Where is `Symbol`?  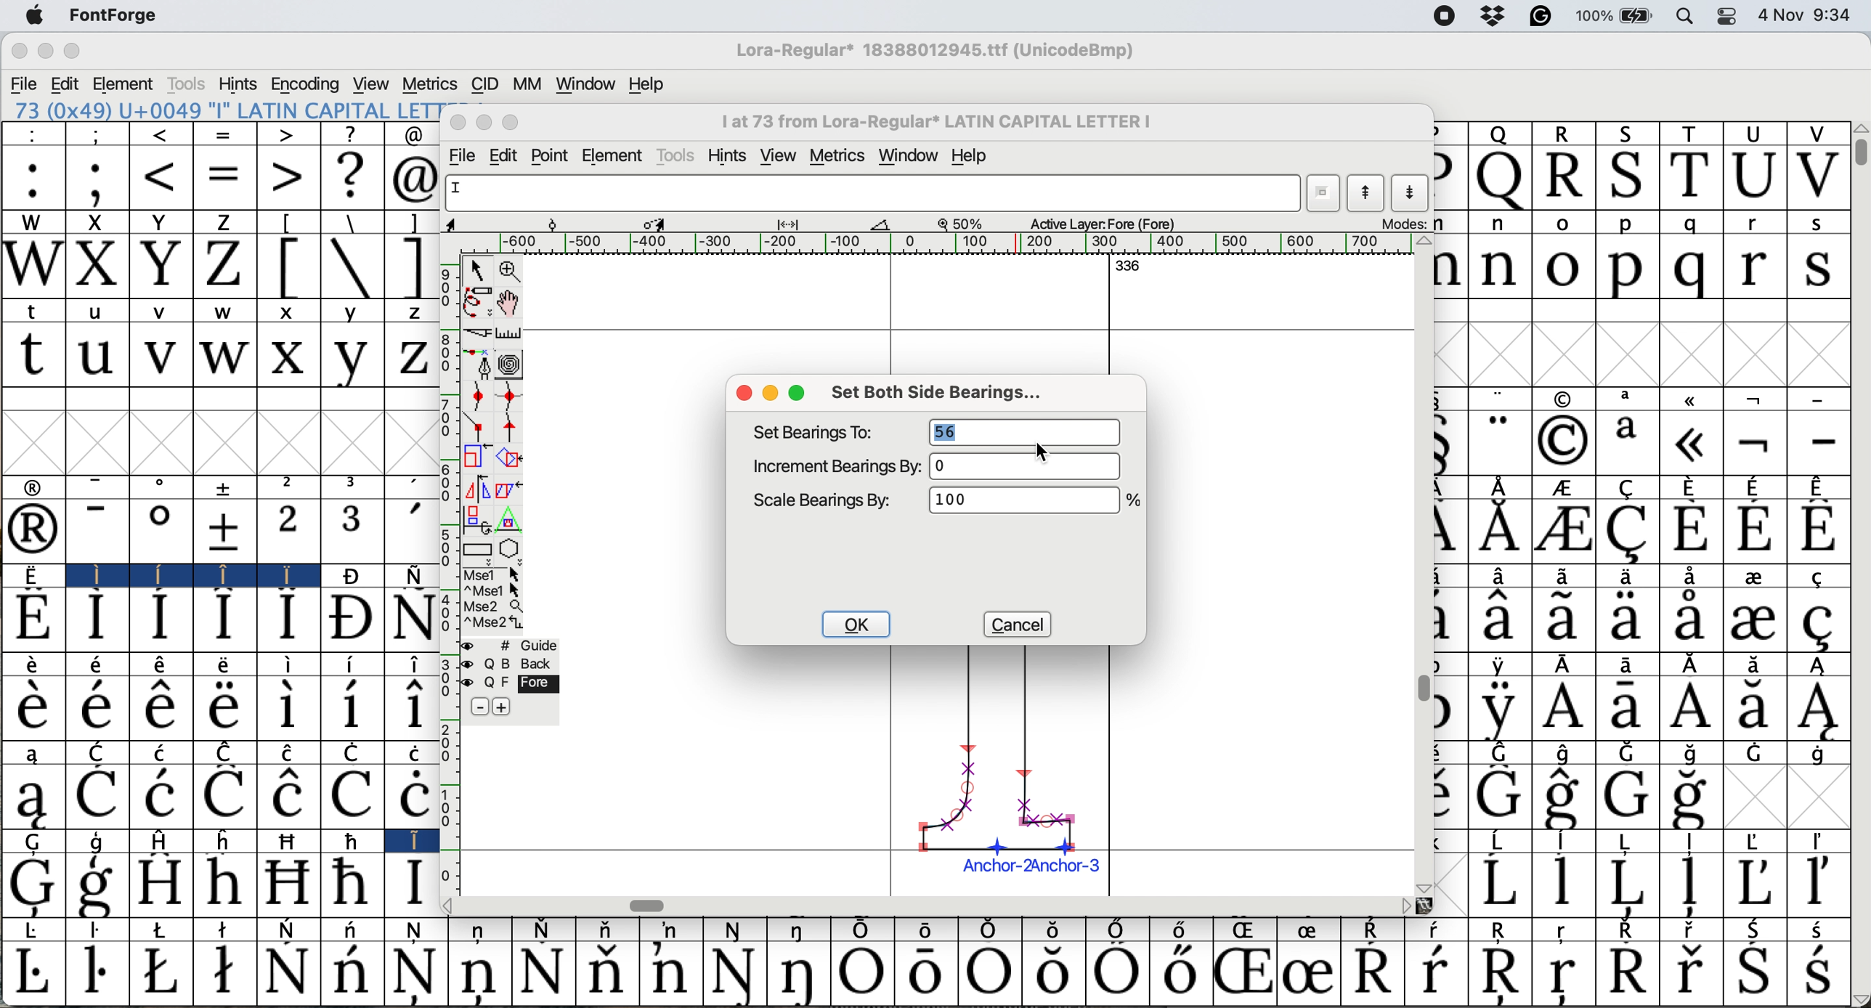
Symbol is located at coordinates (421, 931).